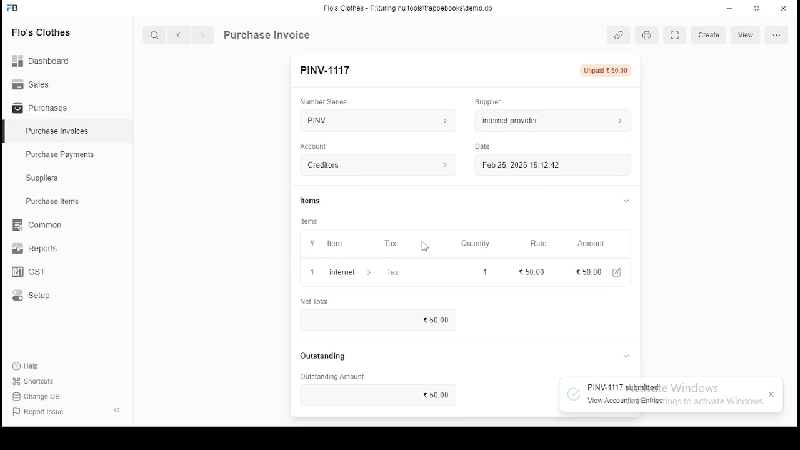 Image resolution: width=800 pixels, height=450 pixels. What do you see at coordinates (579, 272) in the screenshot?
I see `0.00` at bounding box center [579, 272].